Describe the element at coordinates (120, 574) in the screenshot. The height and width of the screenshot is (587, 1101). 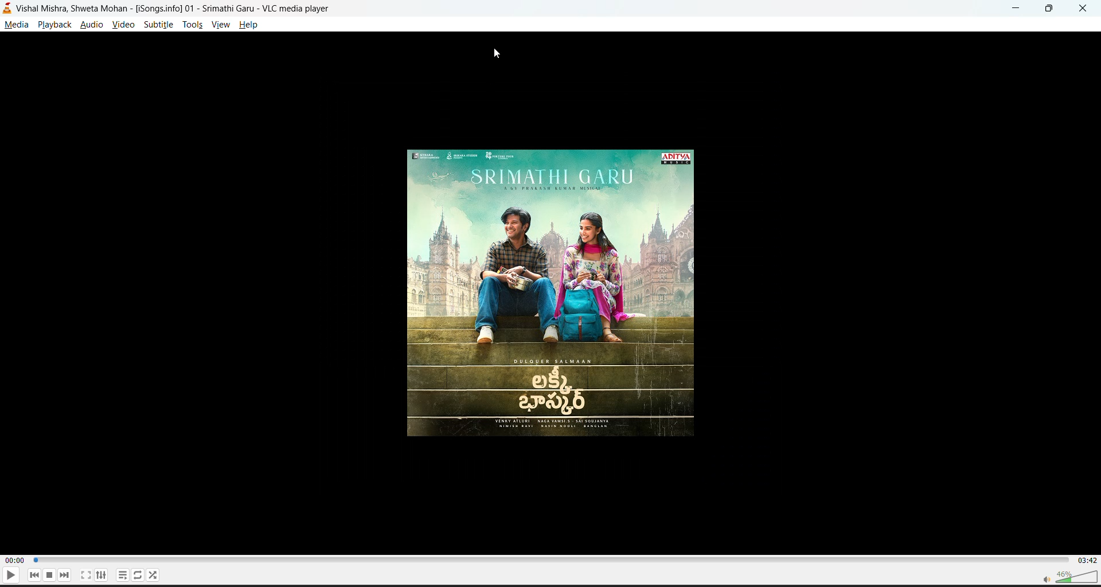
I see `playlist` at that location.